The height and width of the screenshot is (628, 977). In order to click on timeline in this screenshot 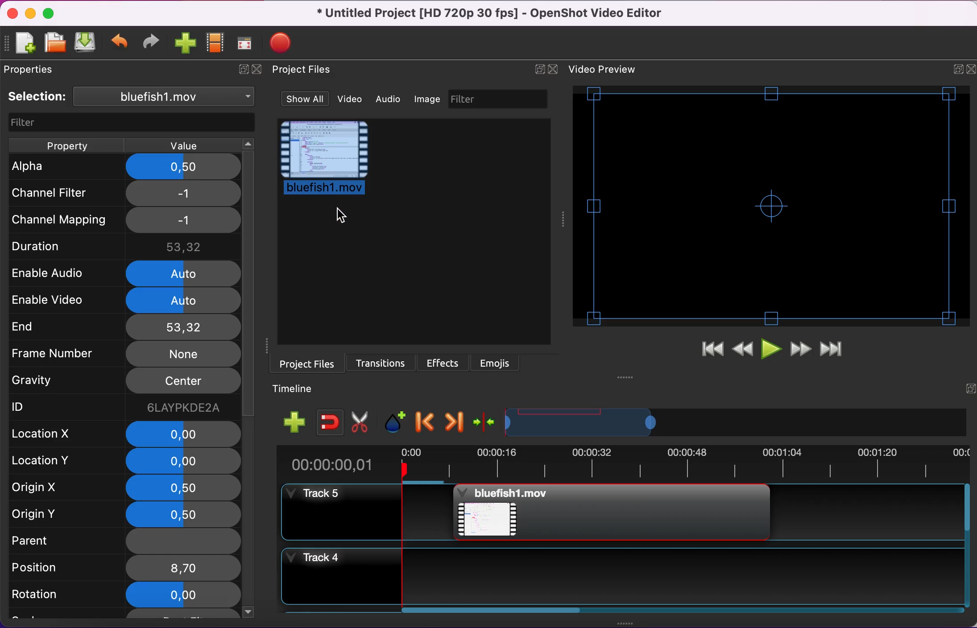, I will do `click(300, 389)`.